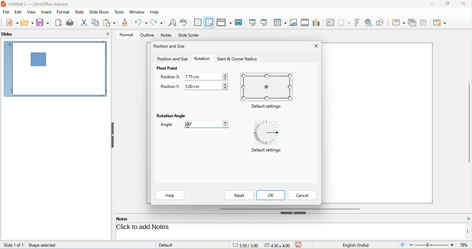 This screenshot has height=249, width=472. What do you see at coordinates (137, 12) in the screenshot?
I see `window` at bounding box center [137, 12].